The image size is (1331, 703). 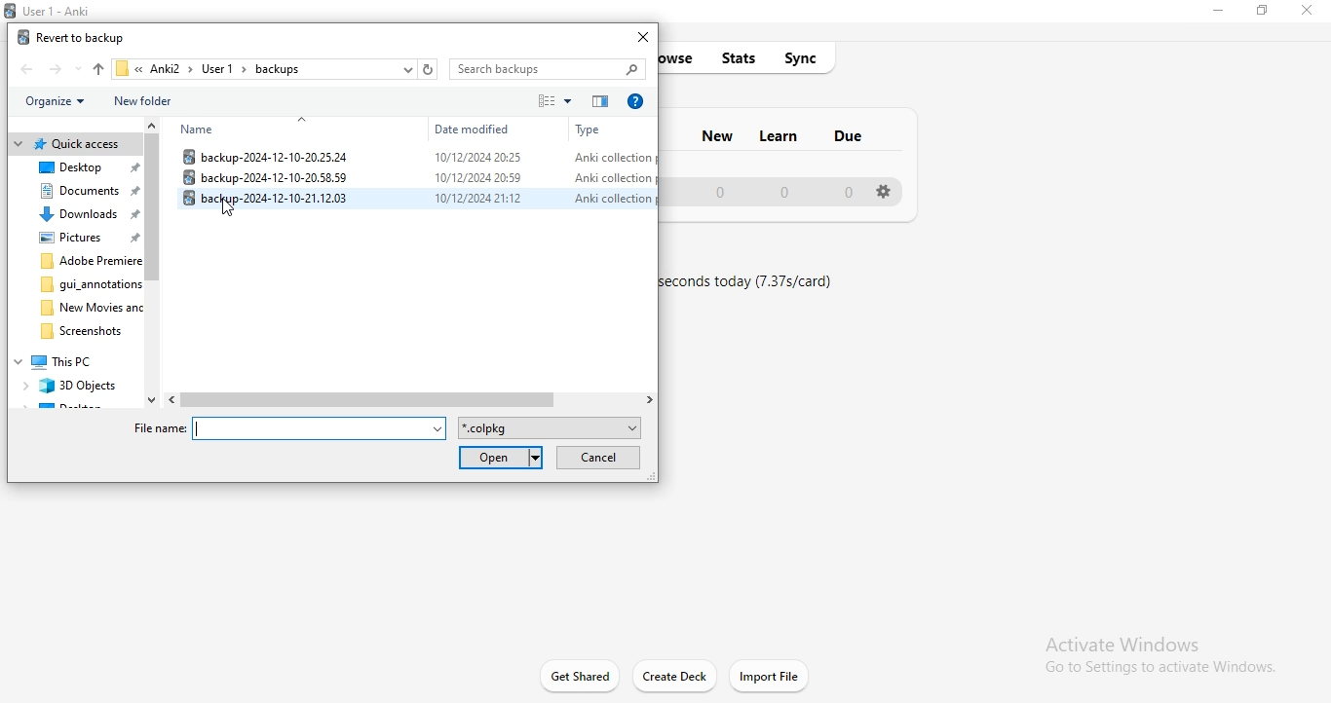 What do you see at coordinates (598, 458) in the screenshot?
I see `cancel` at bounding box center [598, 458].